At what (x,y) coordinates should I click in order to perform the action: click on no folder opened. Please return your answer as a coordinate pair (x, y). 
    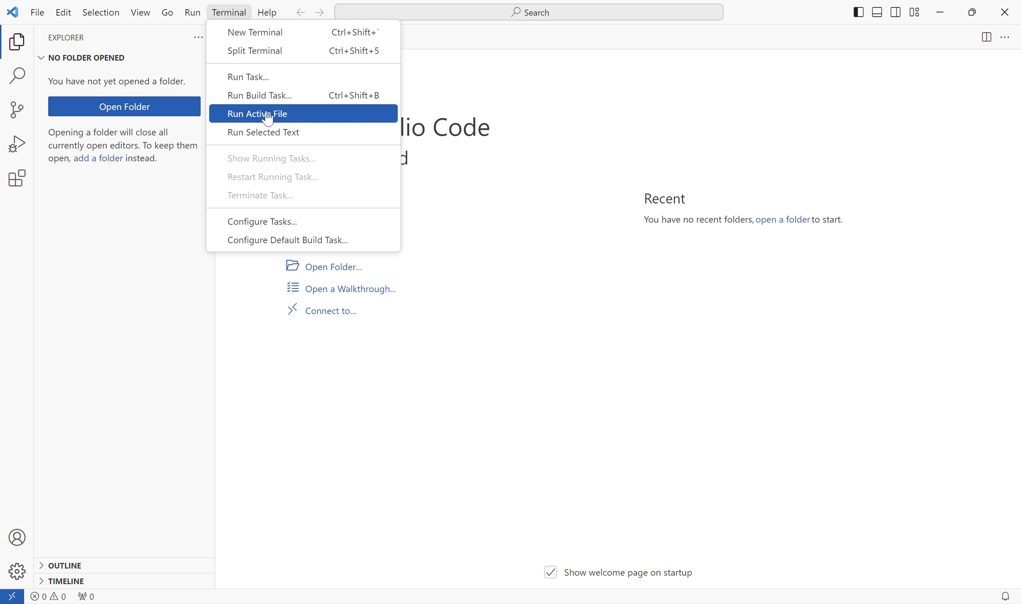
    Looking at the image, I should click on (85, 56).